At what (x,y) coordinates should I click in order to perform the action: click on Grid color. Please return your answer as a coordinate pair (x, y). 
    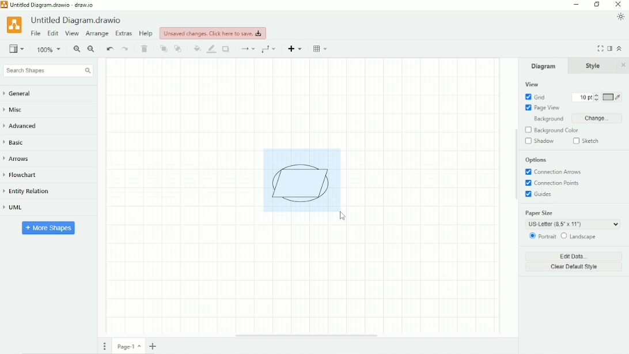
    Looking at the image, I should click on (612, 97).